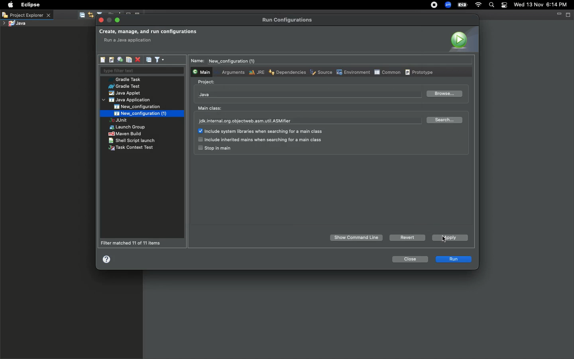  Describe the element at coordinates (29, 5) in the screenshot. I see `Eclipse` at that location.